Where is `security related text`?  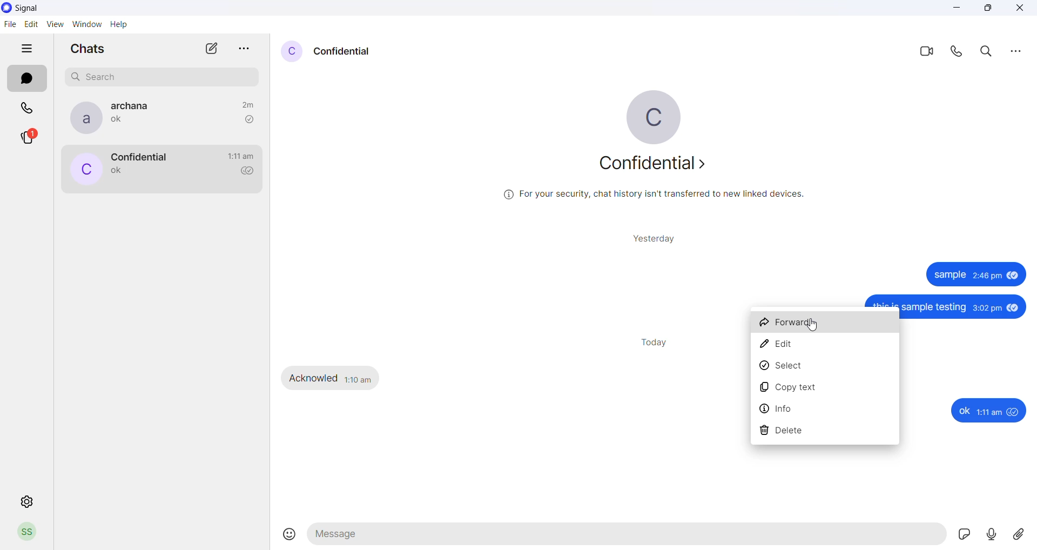
security related text is located at coordinates (664, 197).